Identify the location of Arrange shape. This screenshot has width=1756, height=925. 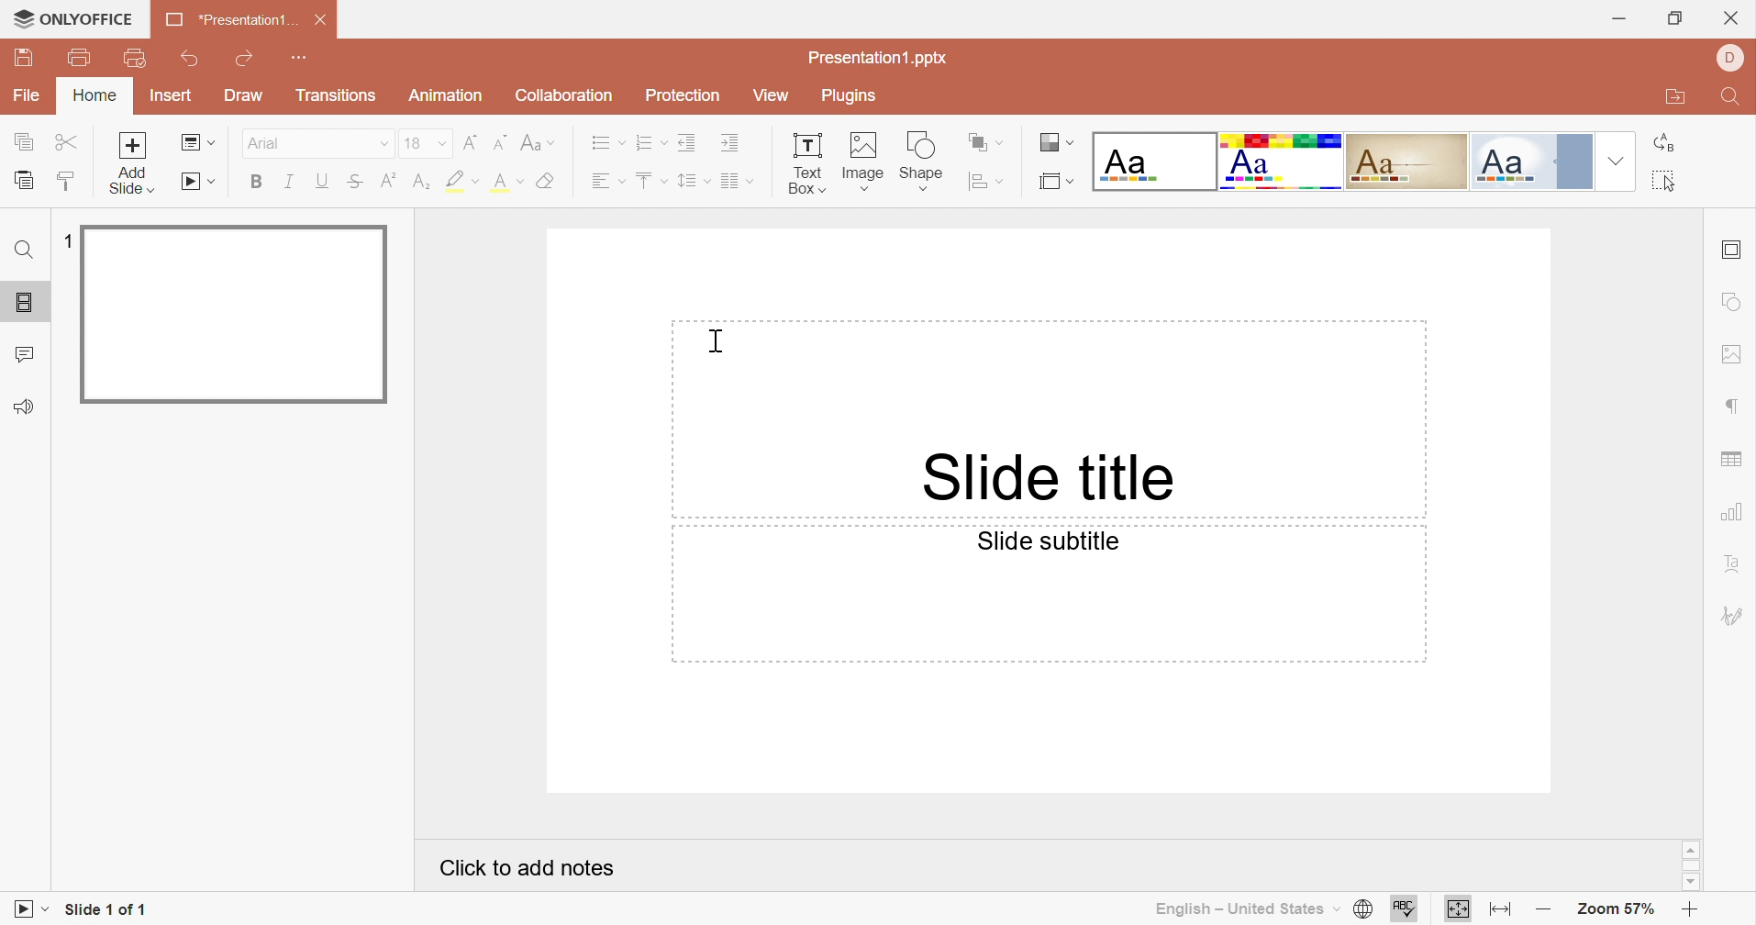
(986, 141).